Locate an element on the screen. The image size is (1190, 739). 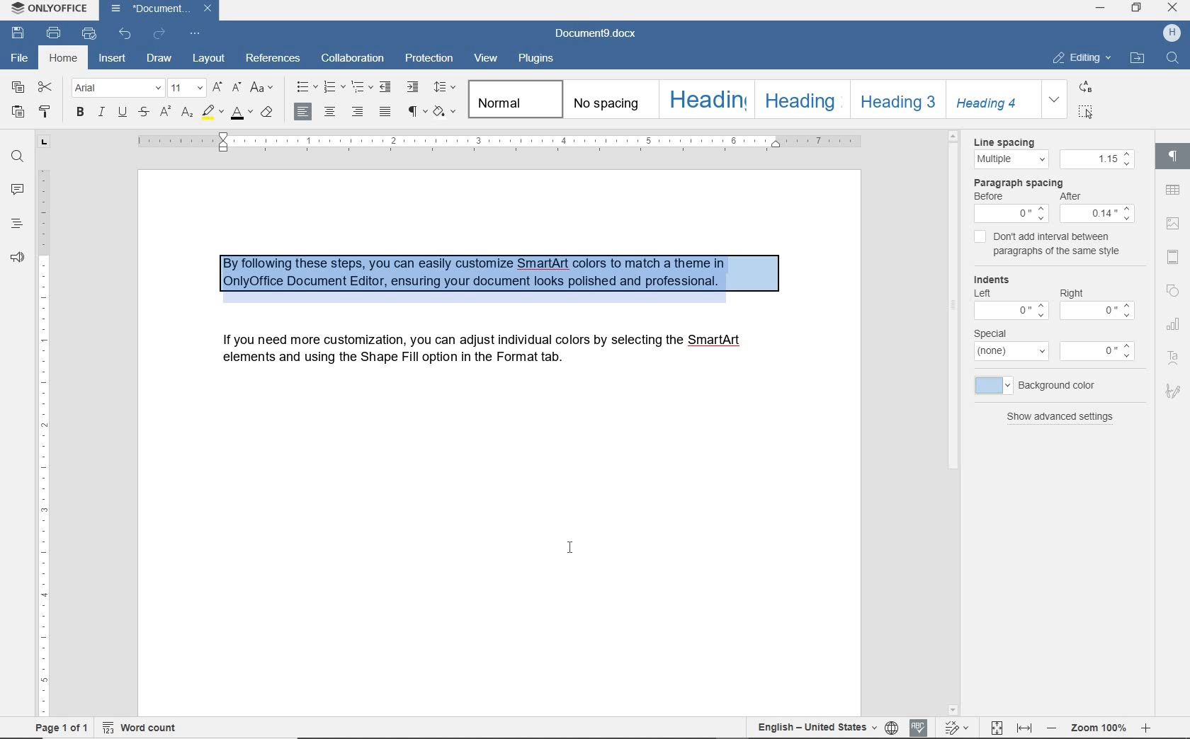
expand  is located at coordinates (1055, 100).